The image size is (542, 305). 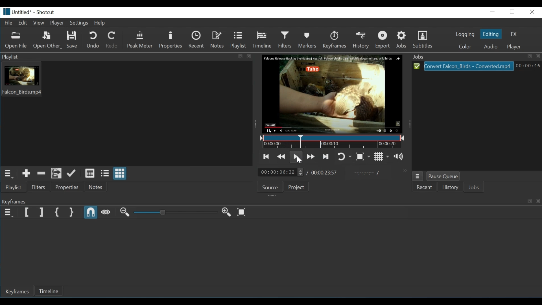 What do you see at coordinates (8, 22) in the screenshot?
I see `File` at bounding box center [8, 22].